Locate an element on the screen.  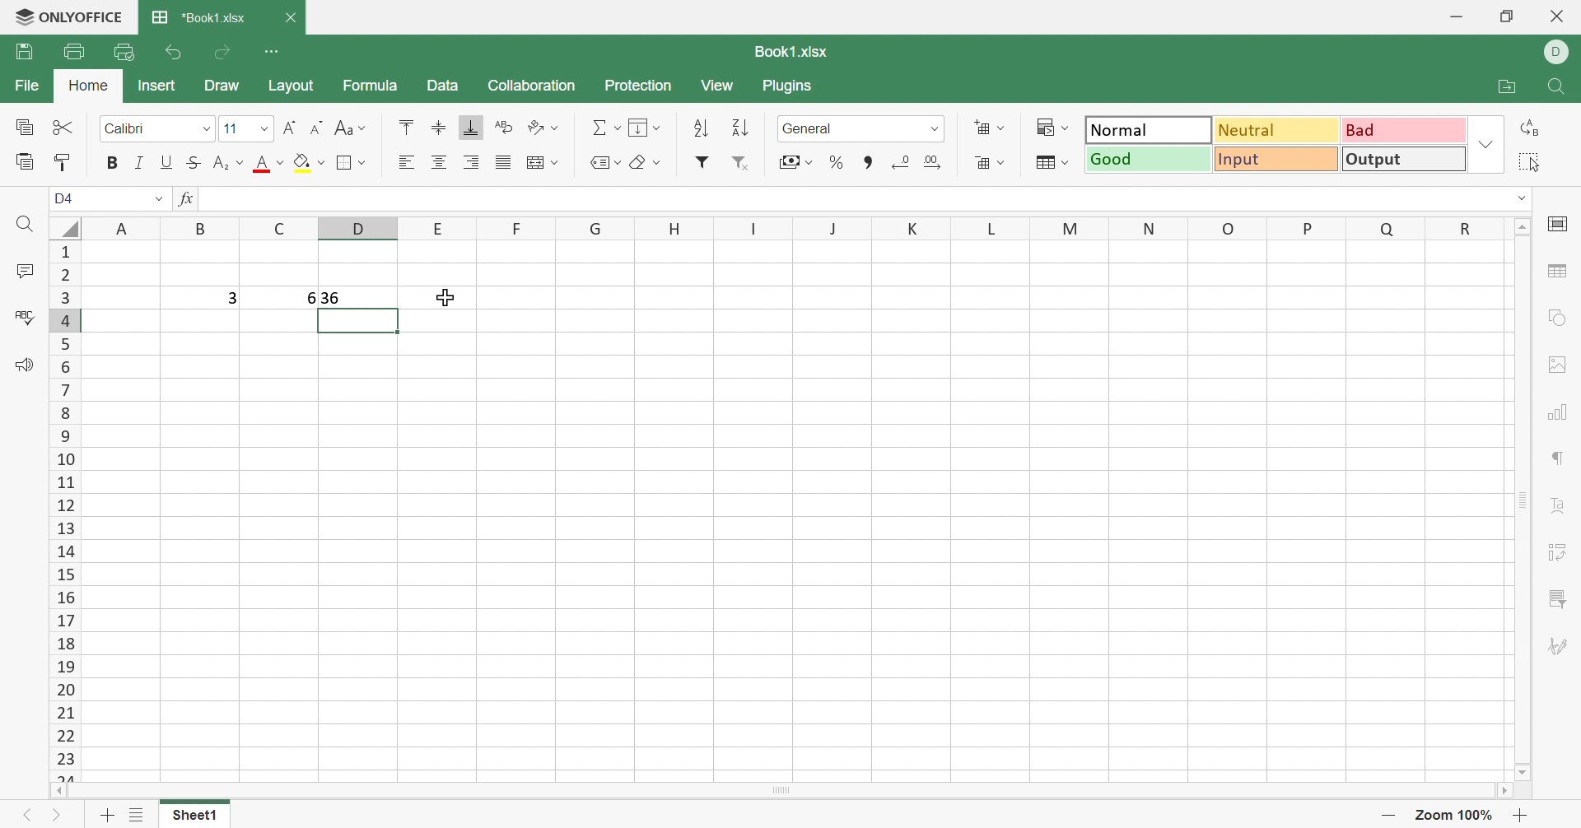
Column names is located at coordinates (790, 226).